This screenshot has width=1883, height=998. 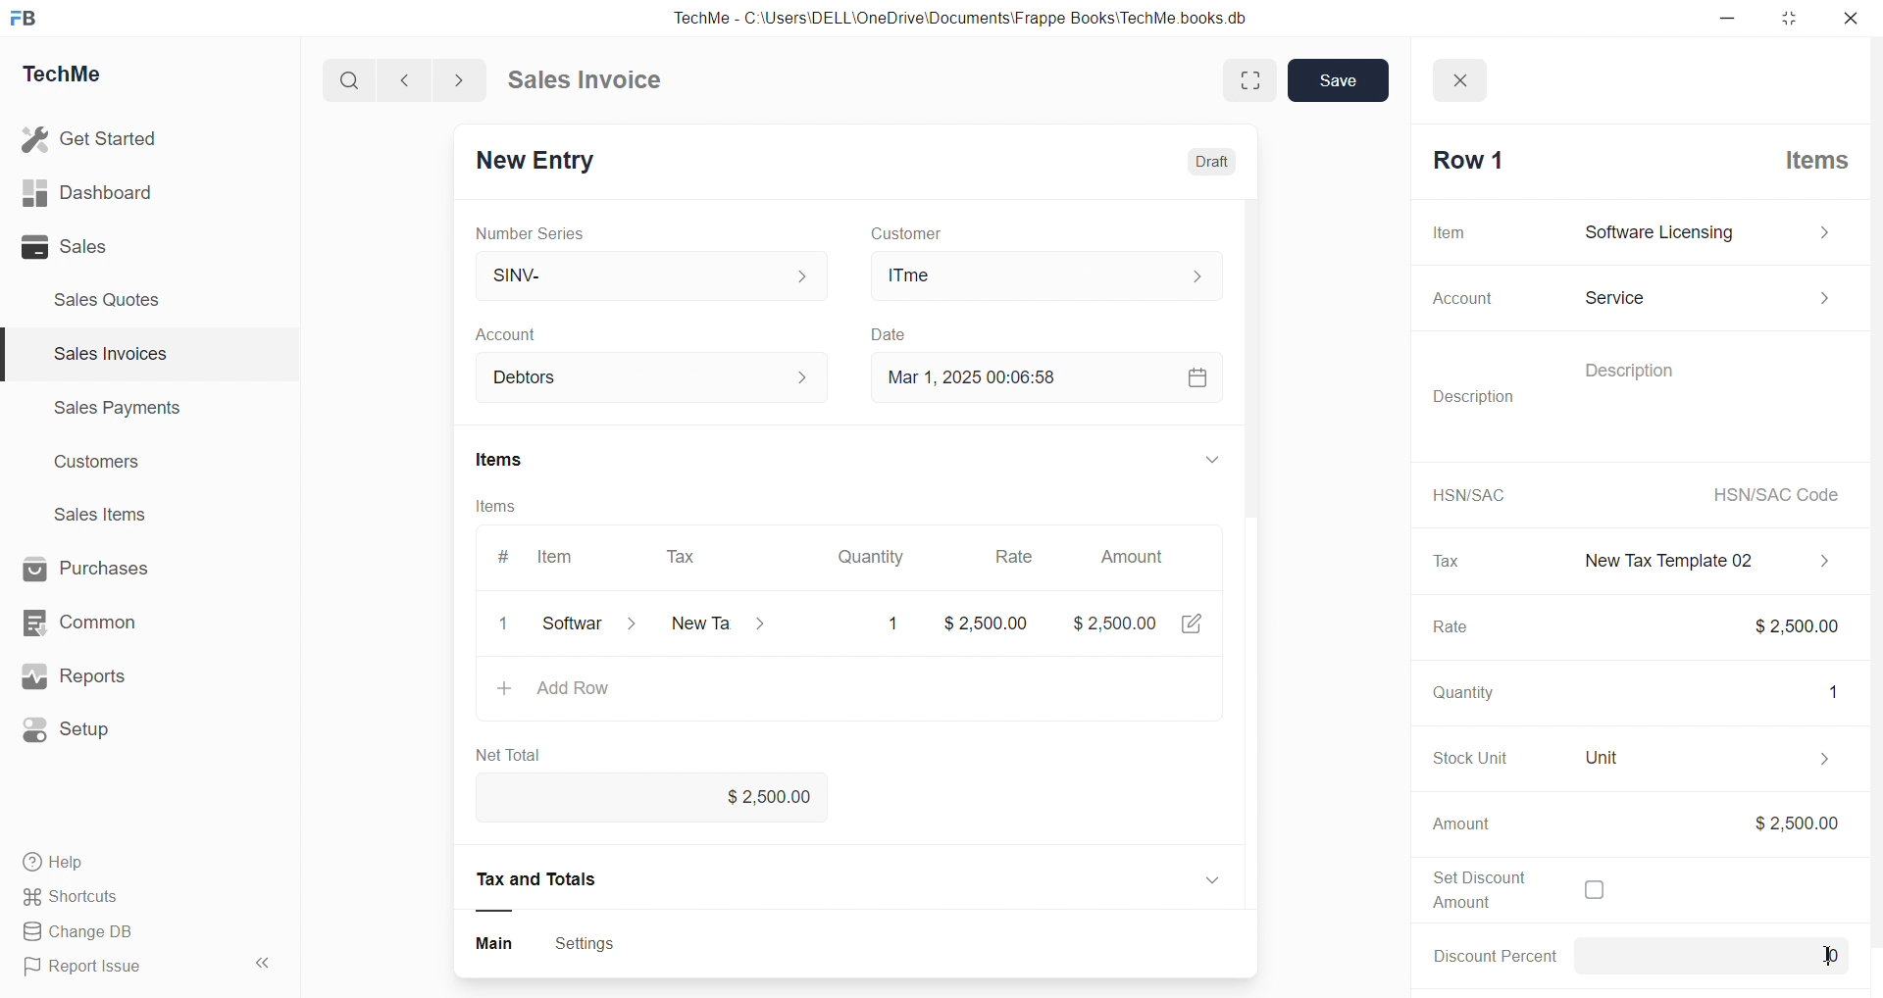 I want to click on Stock Unit, so click(x=1458, y=758).